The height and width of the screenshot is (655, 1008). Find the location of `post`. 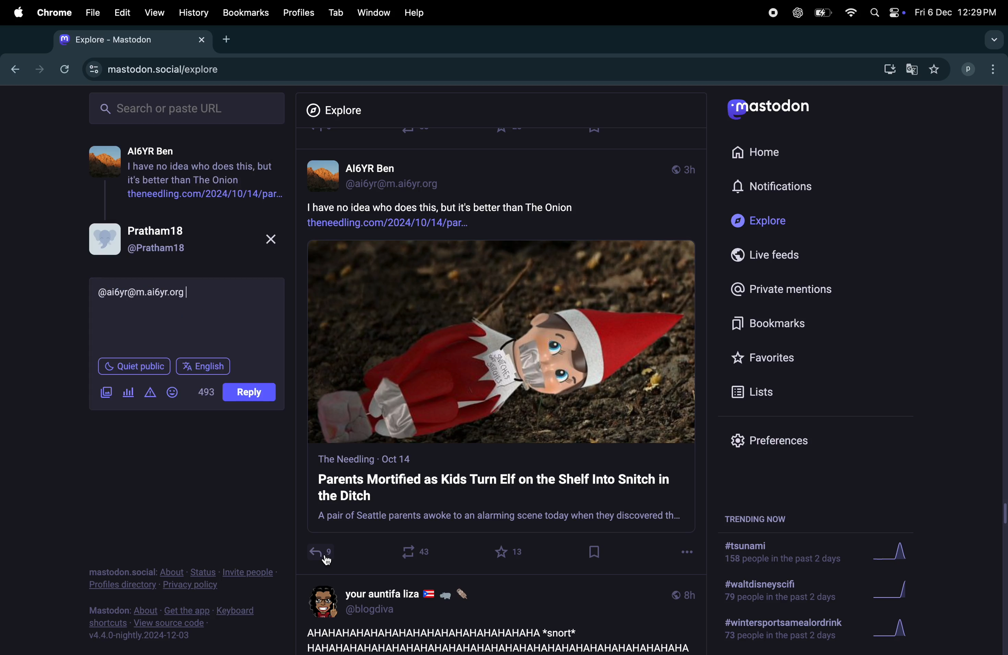

post is located at coordinates (495, 639).